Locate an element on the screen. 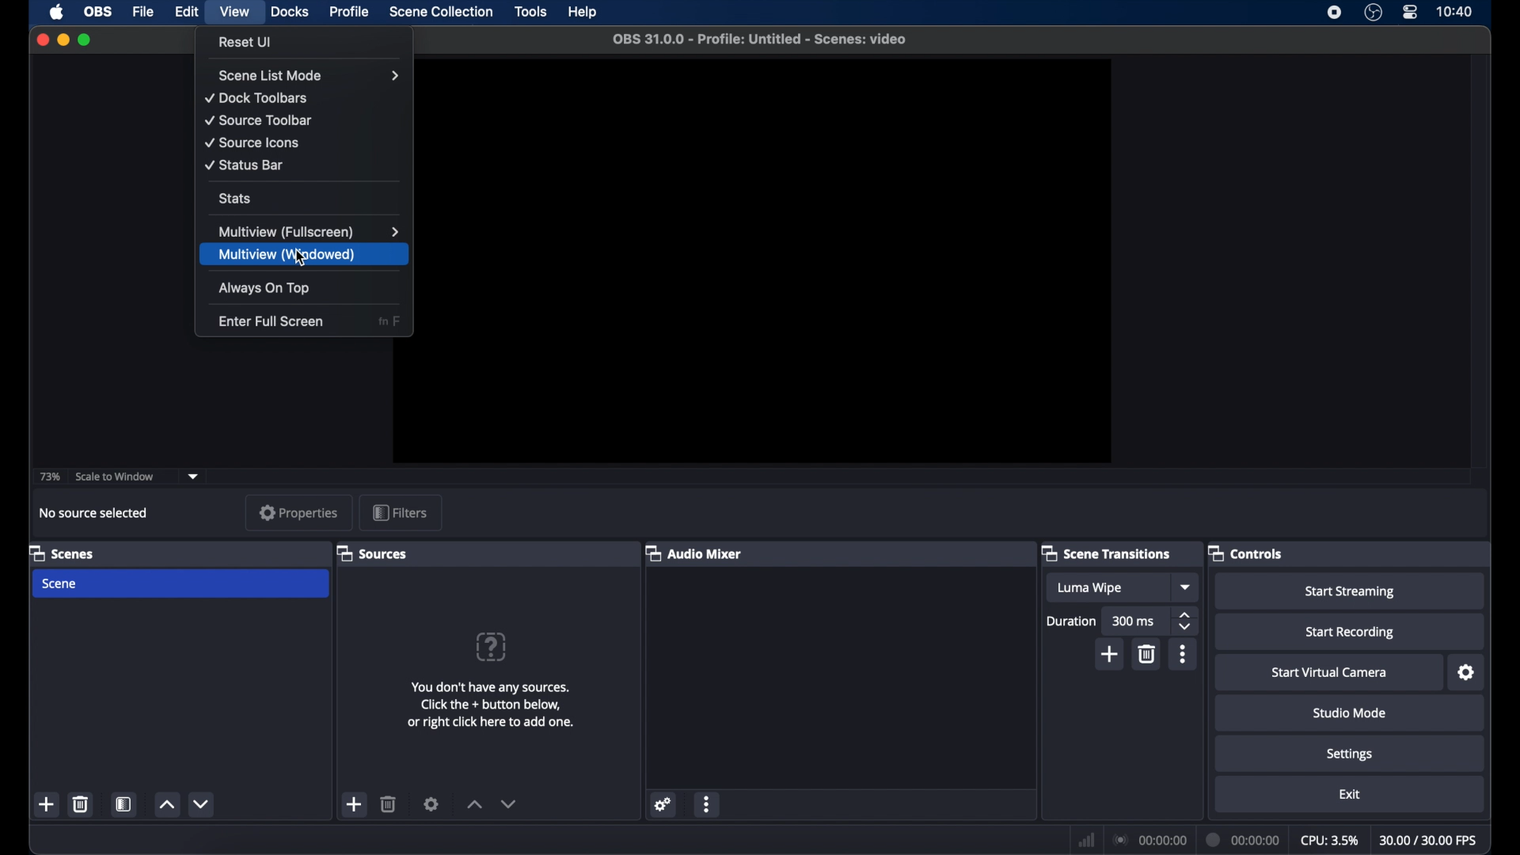 The height and width of the screenshot is (855, 1520). reset UI is located at coordinates (246, 42).